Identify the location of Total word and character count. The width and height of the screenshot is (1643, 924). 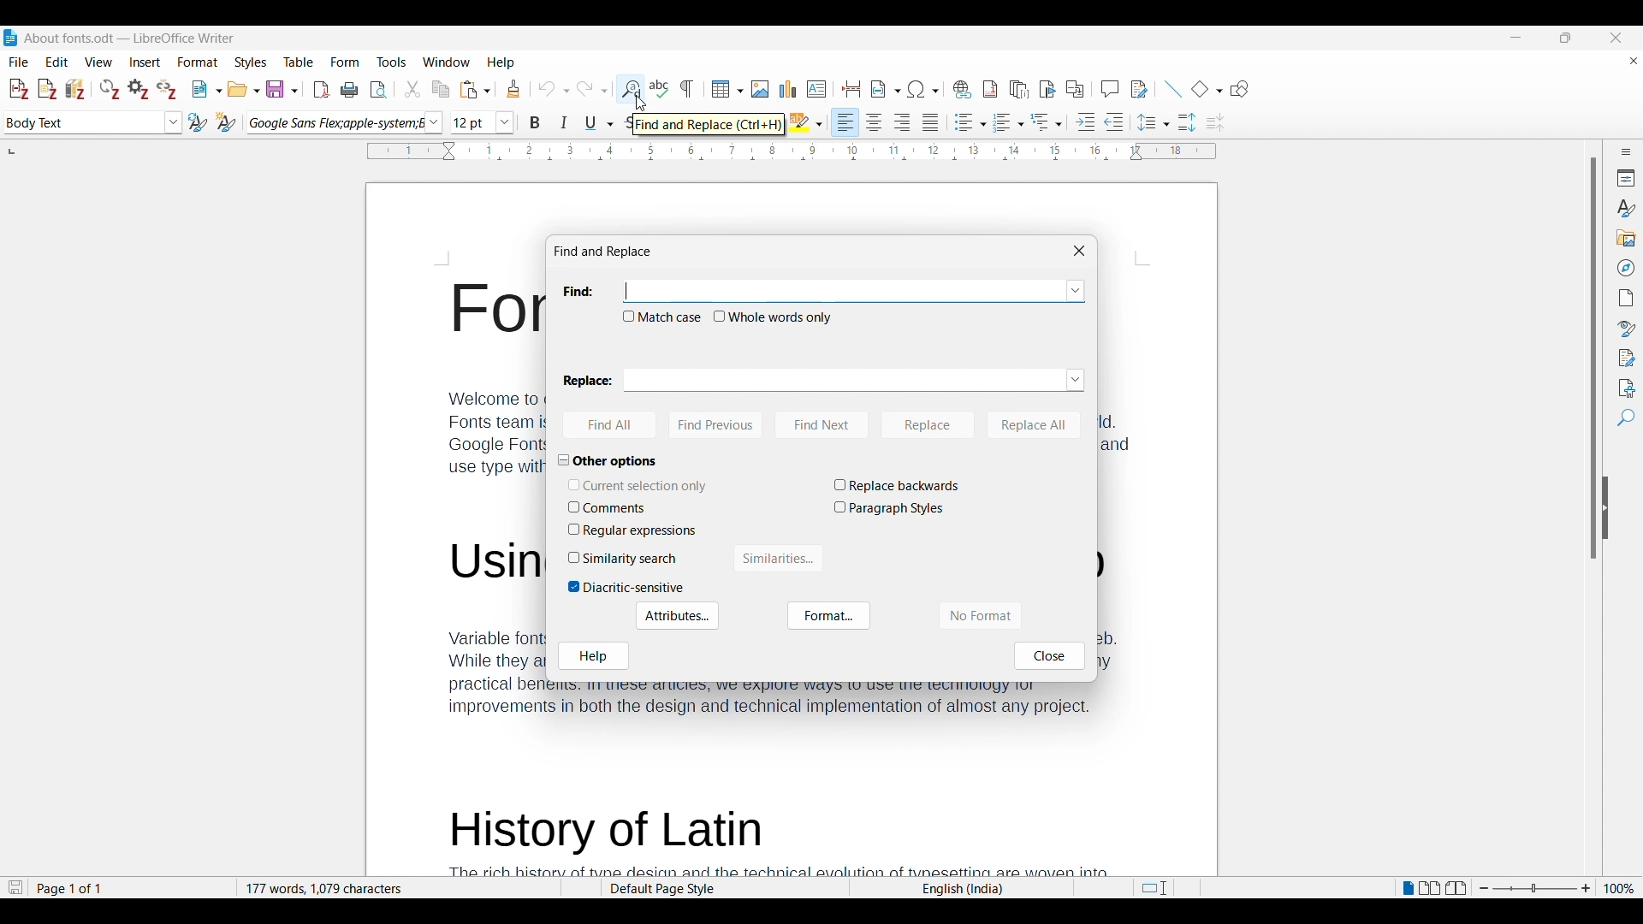
(399, 889).